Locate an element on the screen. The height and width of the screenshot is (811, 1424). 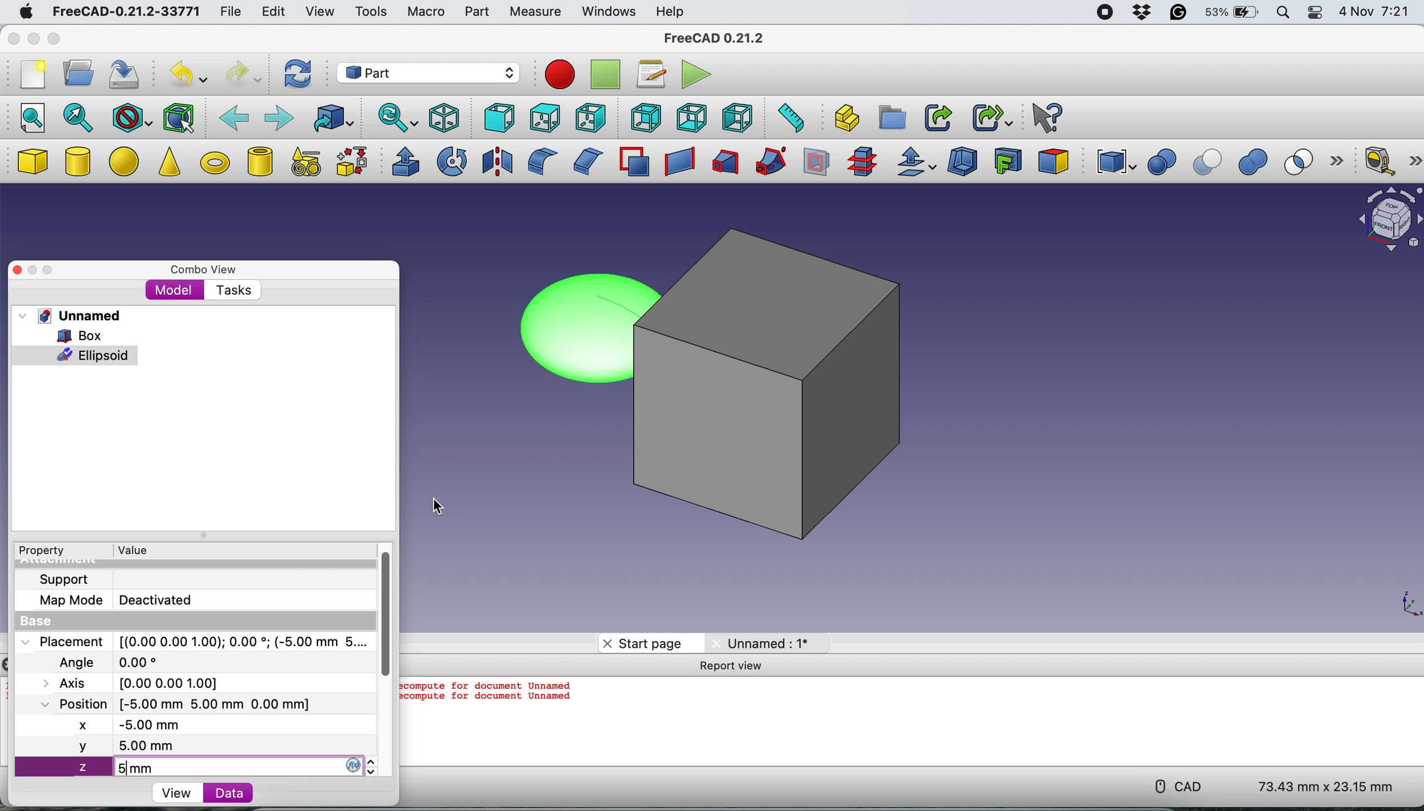
offset is located at coordinates (917, 163).